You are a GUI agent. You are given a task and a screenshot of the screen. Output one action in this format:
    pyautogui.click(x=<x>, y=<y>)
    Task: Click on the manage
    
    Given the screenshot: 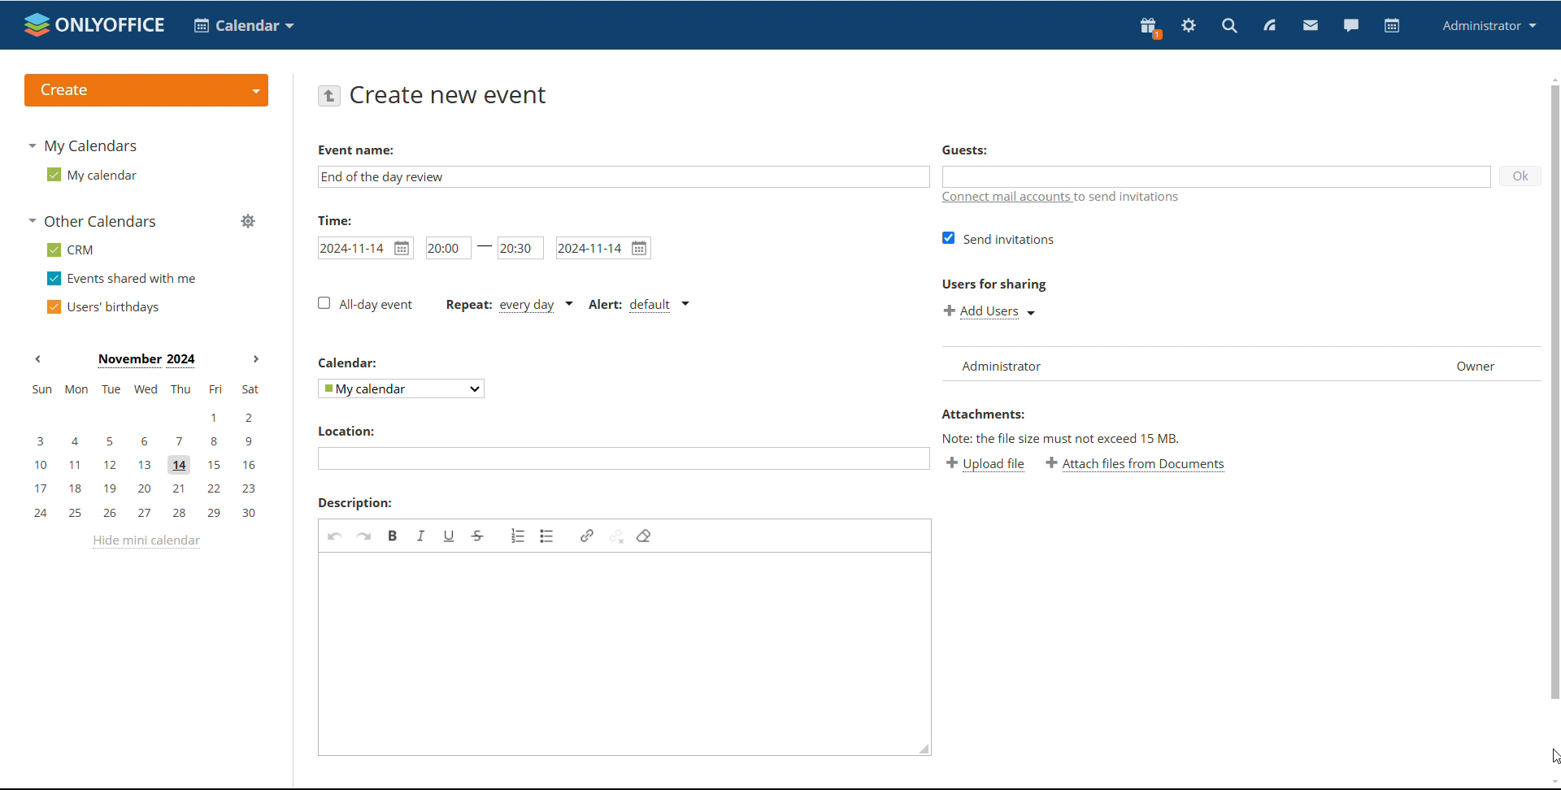 What is the action you would take?
    pyautogui.click(x=249, y=223)
    